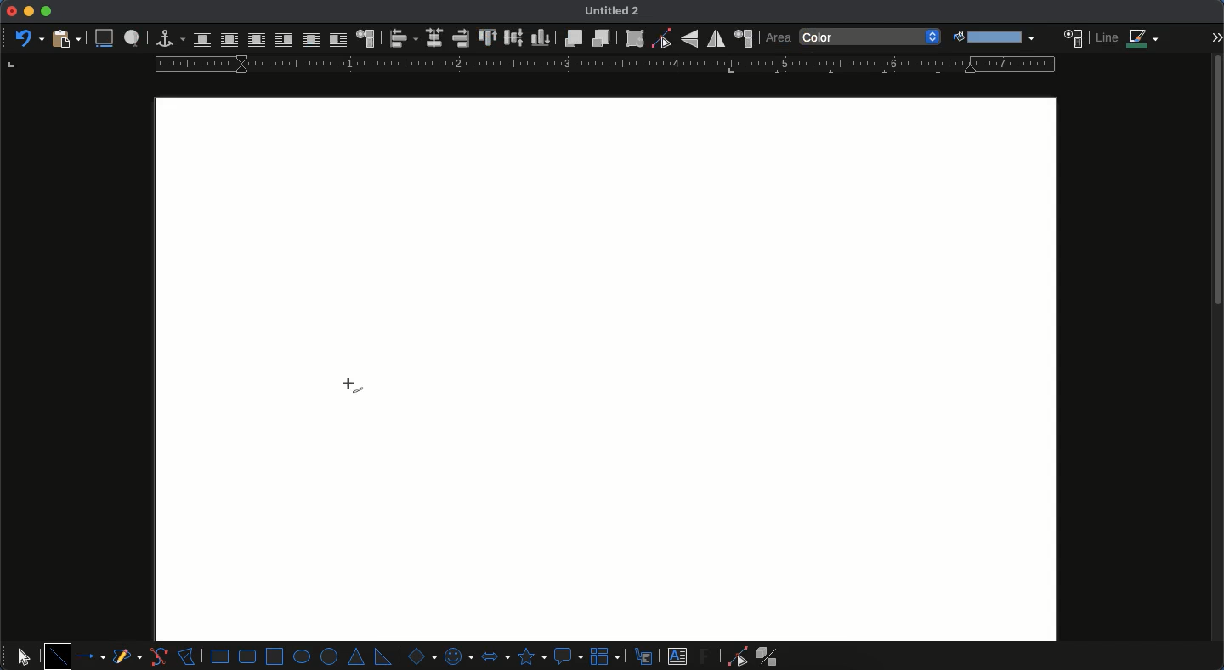 The height and width of the screenshot is (670, 1224). What do you see at coordinates (302, 656) in the screenshot?
I see `ellipse` at bounding box center [302, 656].